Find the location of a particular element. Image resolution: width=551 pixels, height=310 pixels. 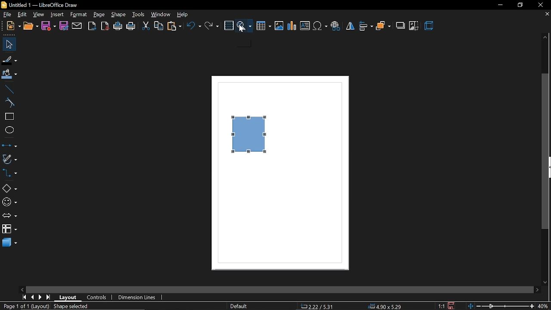

print directly is located at coordinates (118, 26).